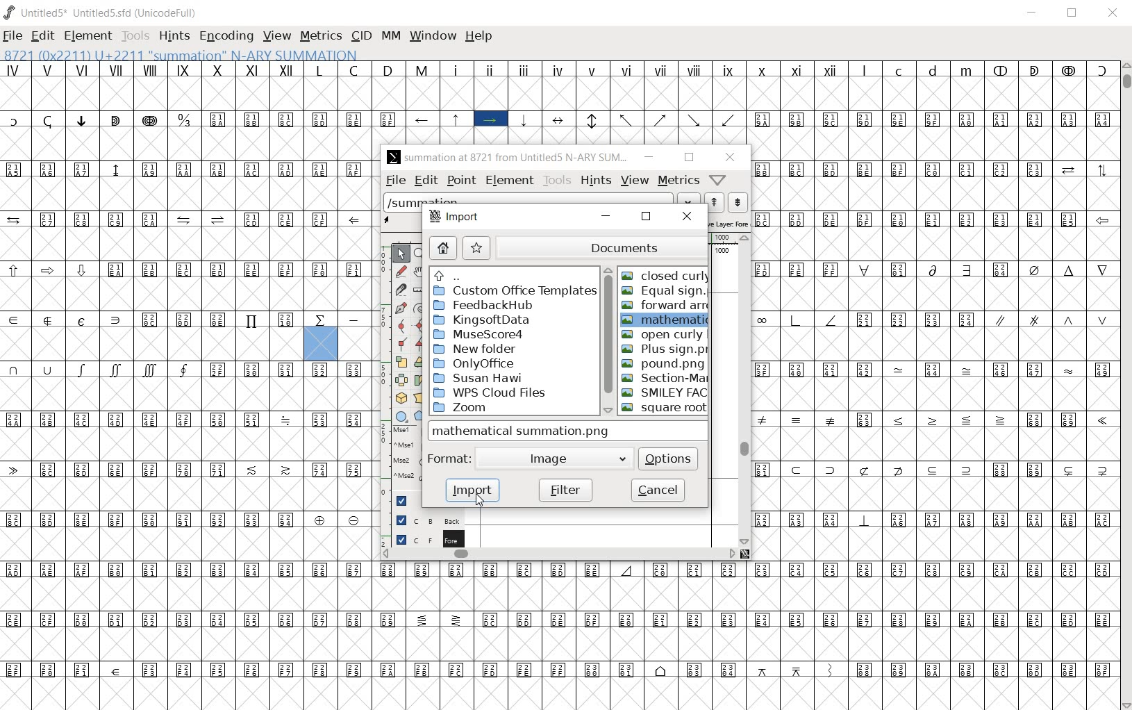  What do you see at coordinates (401, 362) in the screenshot?
I see `scale the selection` at bounding box center [401, 362].